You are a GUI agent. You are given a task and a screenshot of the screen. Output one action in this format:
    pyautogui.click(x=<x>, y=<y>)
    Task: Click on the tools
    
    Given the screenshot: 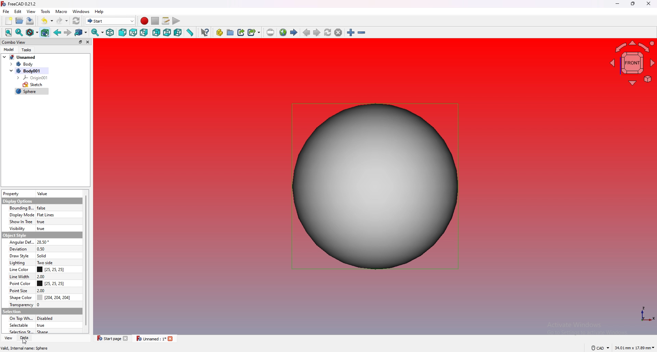 What is the action you would take?
    pyautogui.click(x=46, y=12)
    